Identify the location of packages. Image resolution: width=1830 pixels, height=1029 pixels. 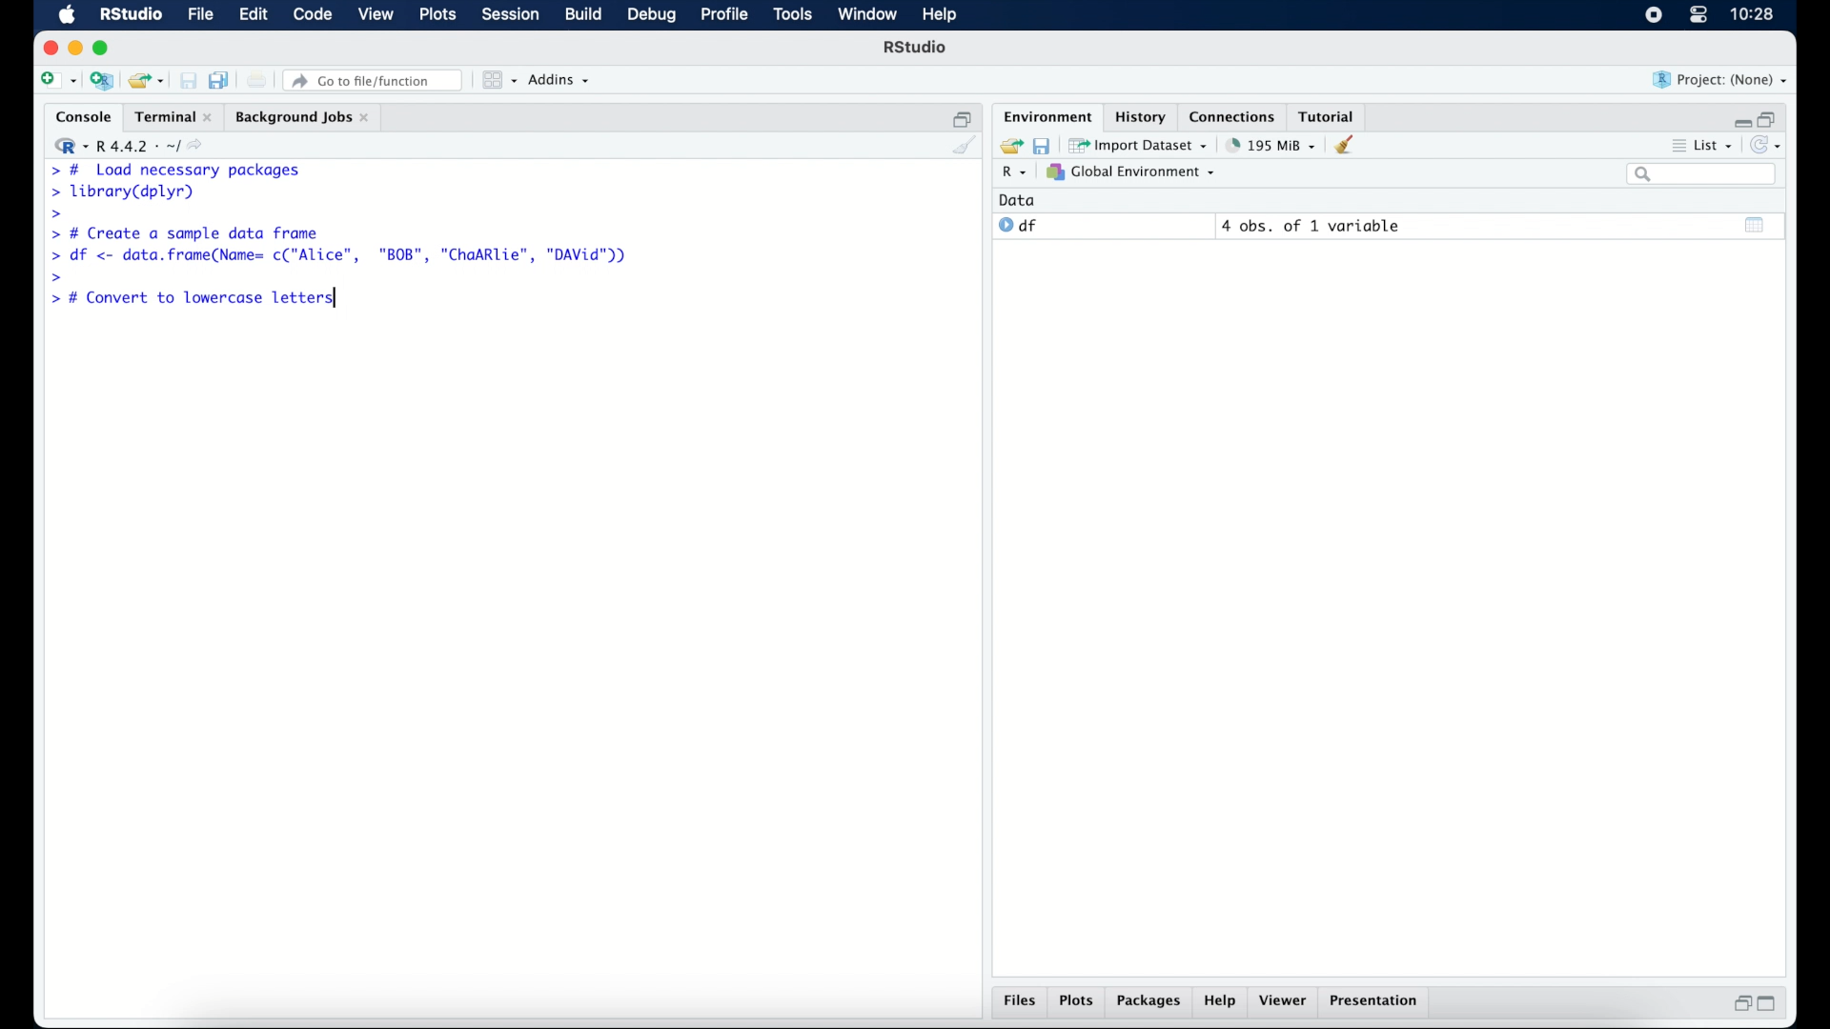
(1149, 1003).